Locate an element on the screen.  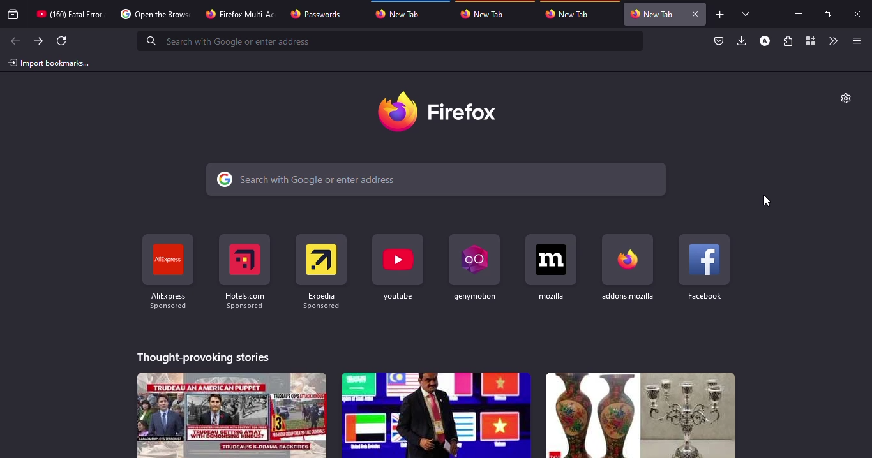
options is located at coordinates (855, 41).